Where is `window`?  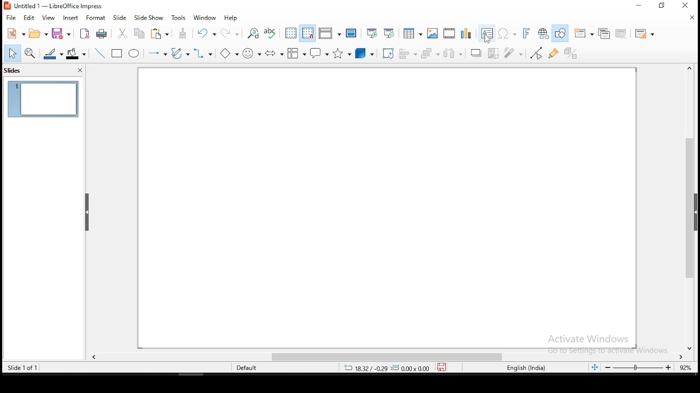 window is located at coordinates (205, 18).